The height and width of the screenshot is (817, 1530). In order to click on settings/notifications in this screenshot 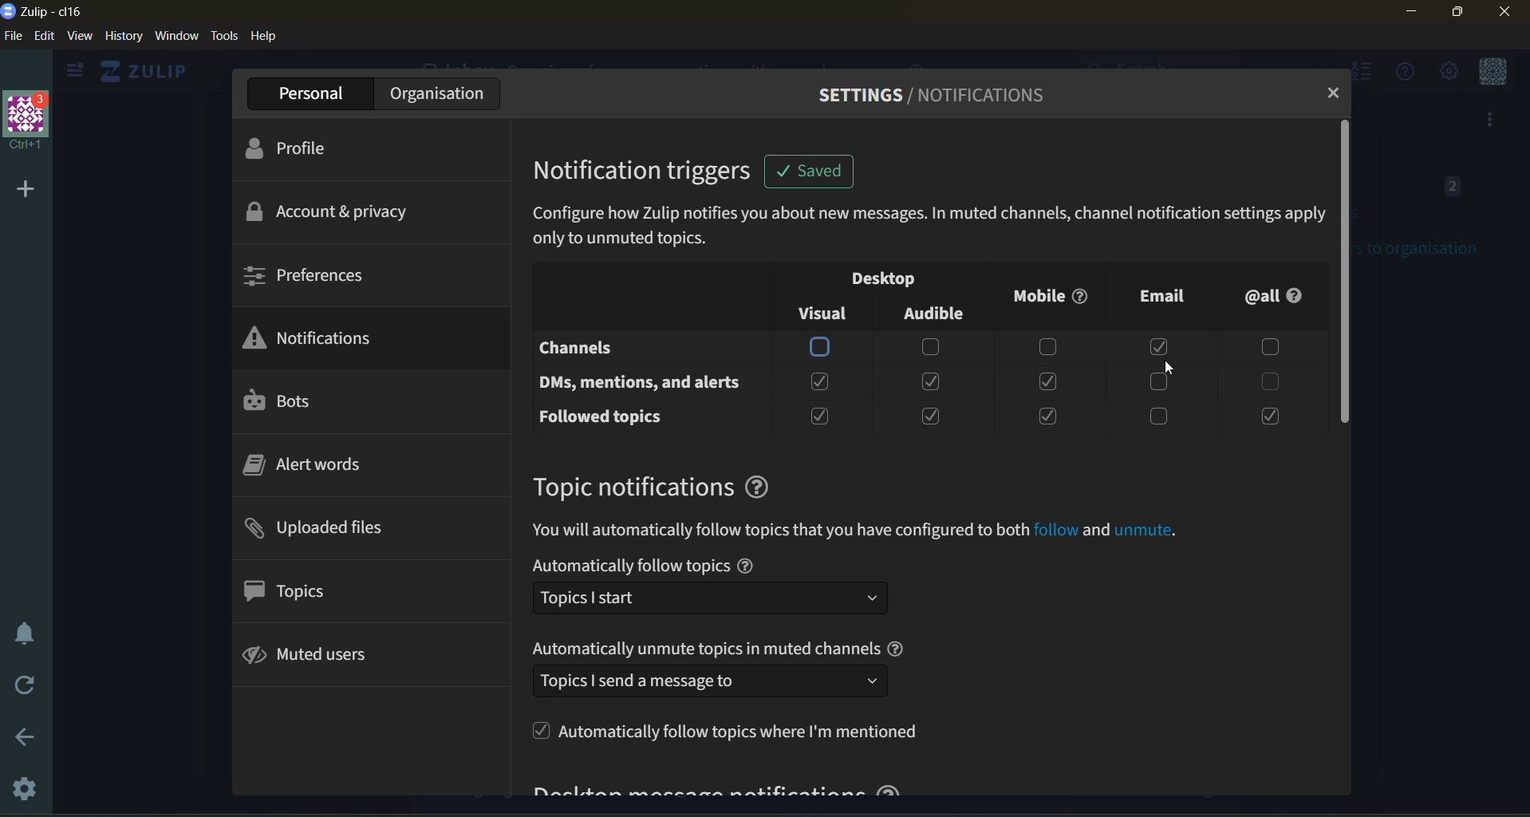, I will do `click(929, 95)`.